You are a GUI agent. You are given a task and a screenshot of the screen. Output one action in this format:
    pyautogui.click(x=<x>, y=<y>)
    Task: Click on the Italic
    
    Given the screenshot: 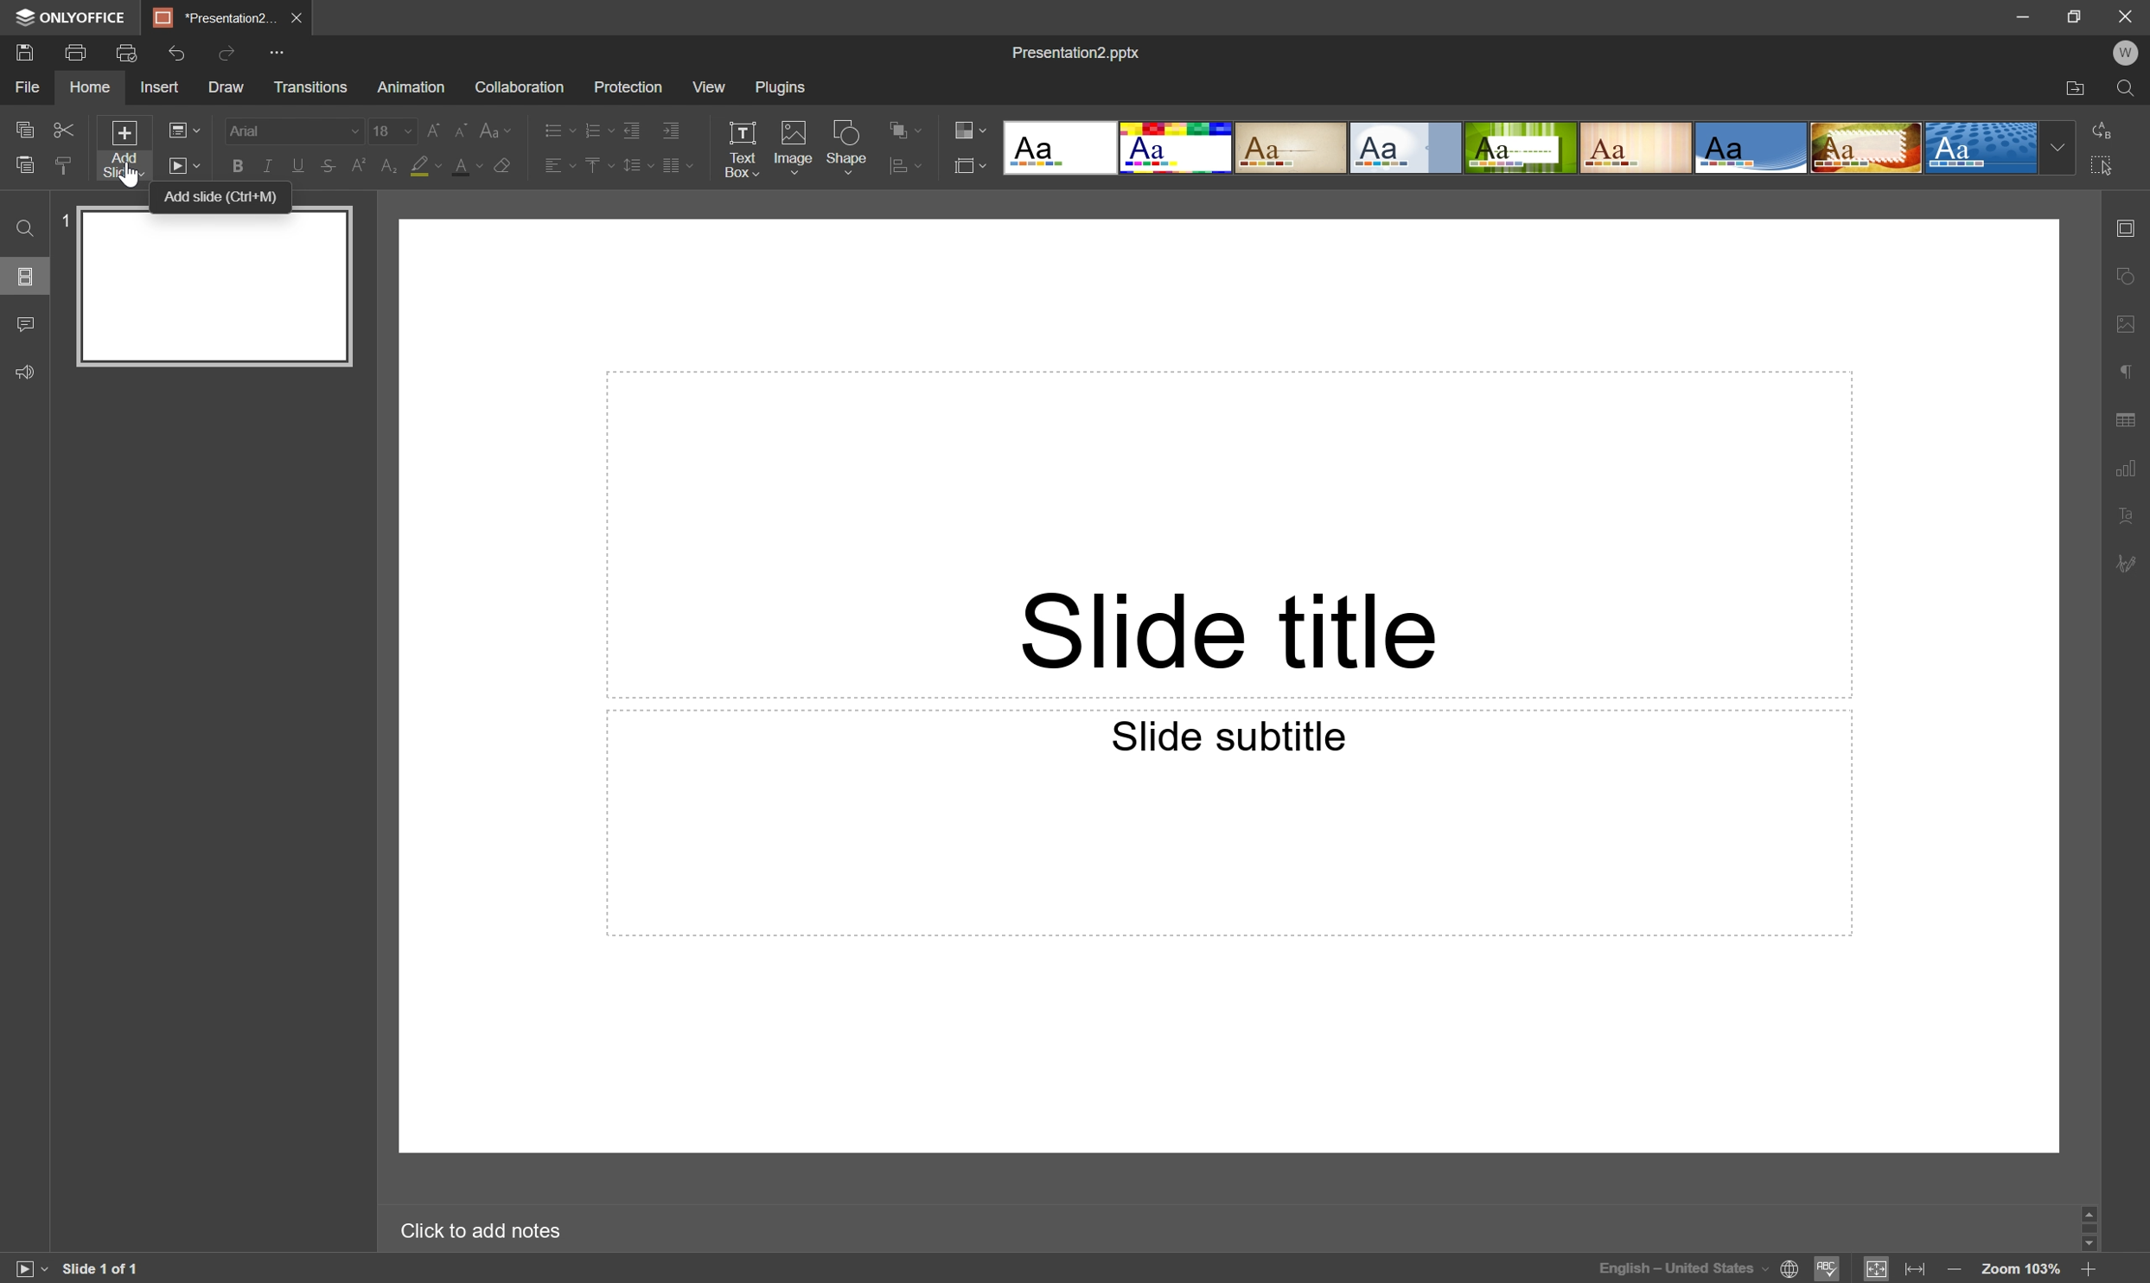 What is the action you would take?
    pyautogui.click(x=265, y=168)
    